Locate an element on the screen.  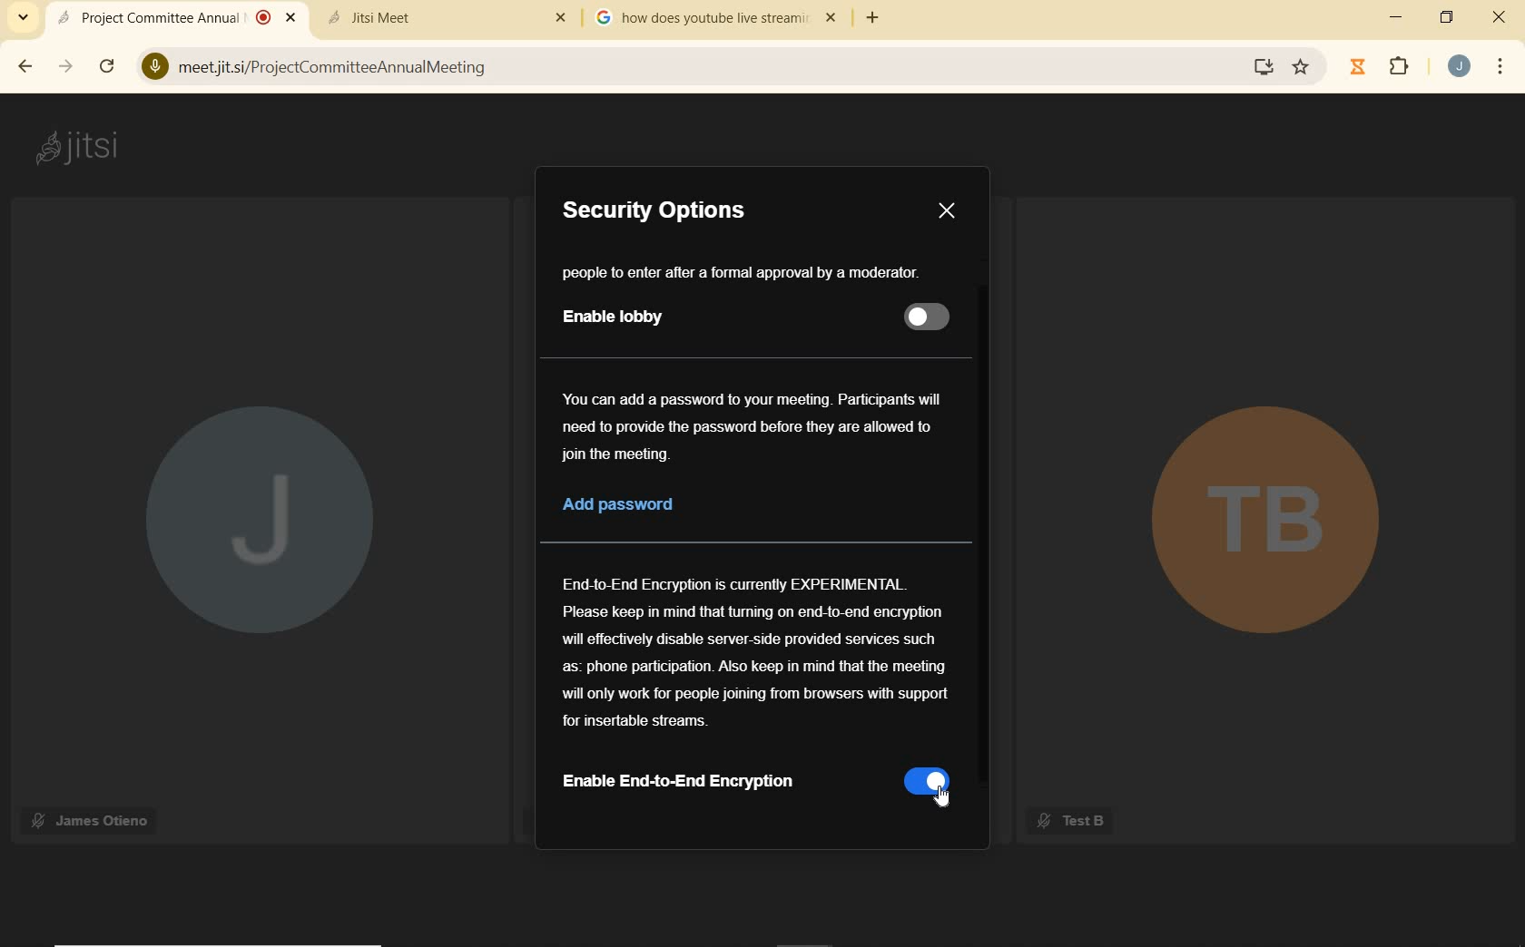
End-to-End Encryption is currently EXPERIMENTALPlease keep in mind that turning on end-to-end encryptionwill effectively disable server-side provided services suchas: phone participation. Also keep in mind that the meetingwill only work for people joining from browsers with support for insertable streams. is located at coordinates (758, 654).